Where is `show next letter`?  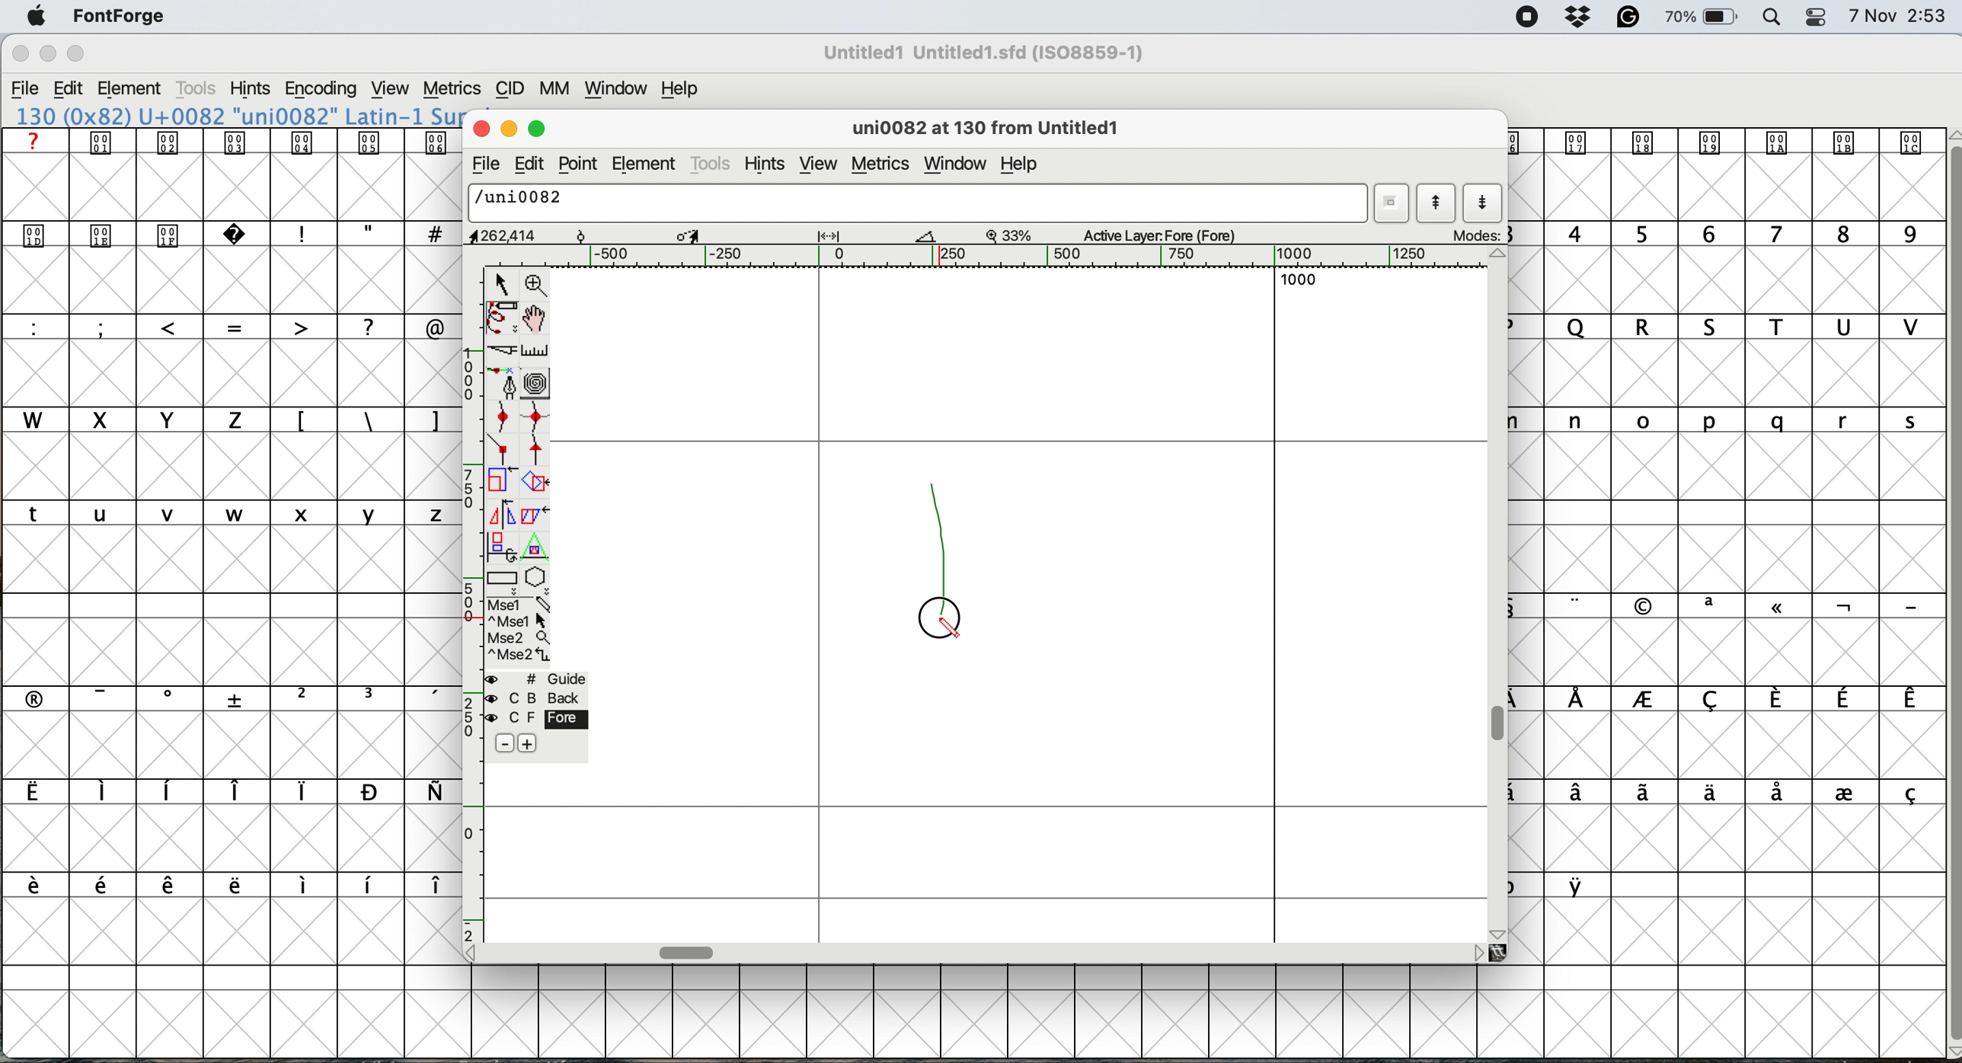 show next letter is located at coordinates (1482, 205).